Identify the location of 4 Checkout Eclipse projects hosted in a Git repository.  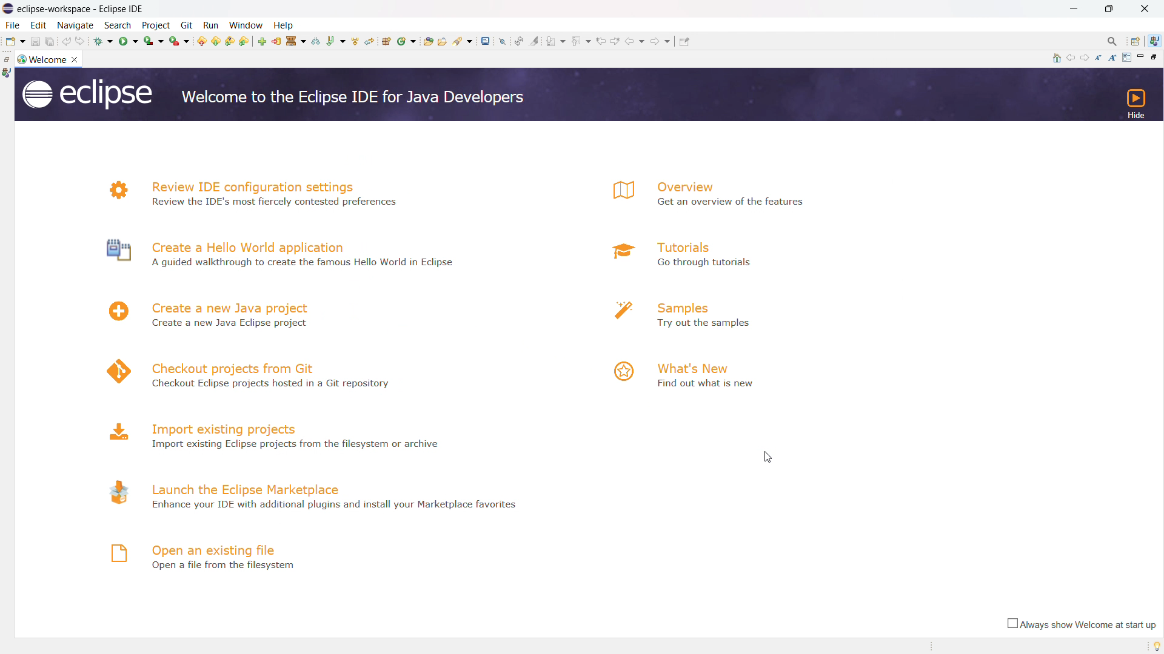
(275, 383).